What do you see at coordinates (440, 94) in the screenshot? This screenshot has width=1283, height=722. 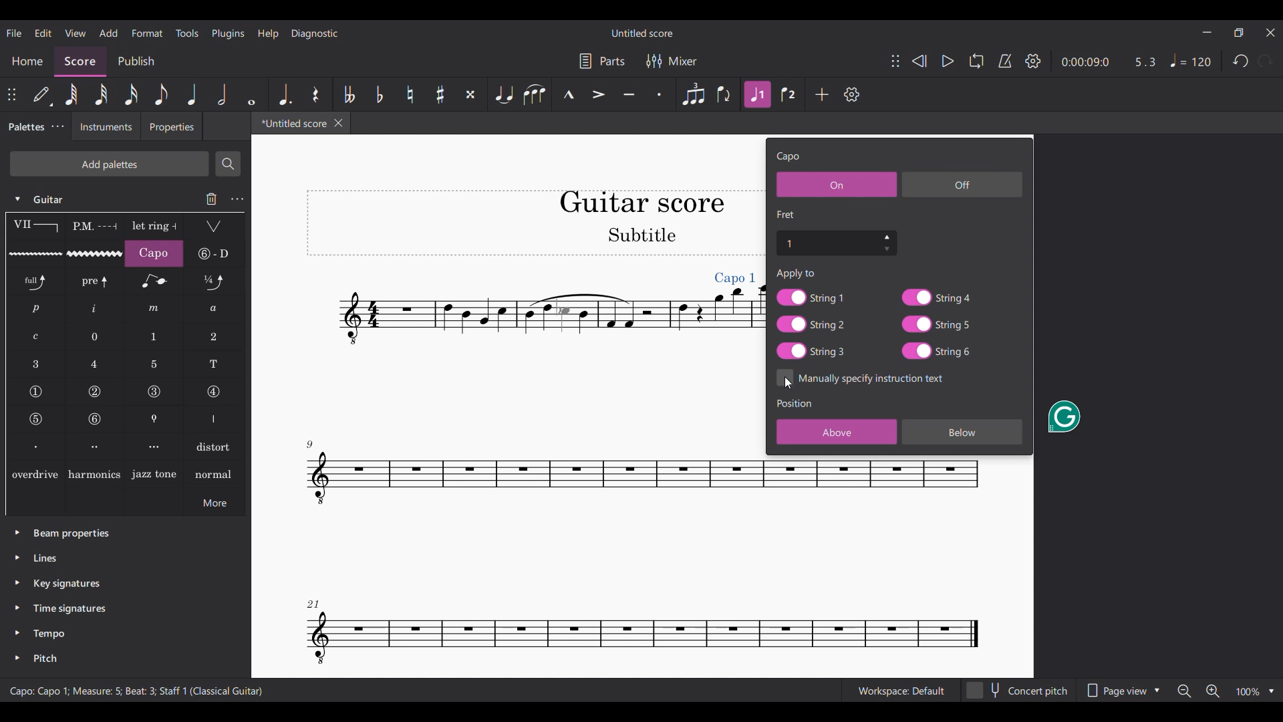 I see `Toggle sharp` at bounding box center [440, 94].